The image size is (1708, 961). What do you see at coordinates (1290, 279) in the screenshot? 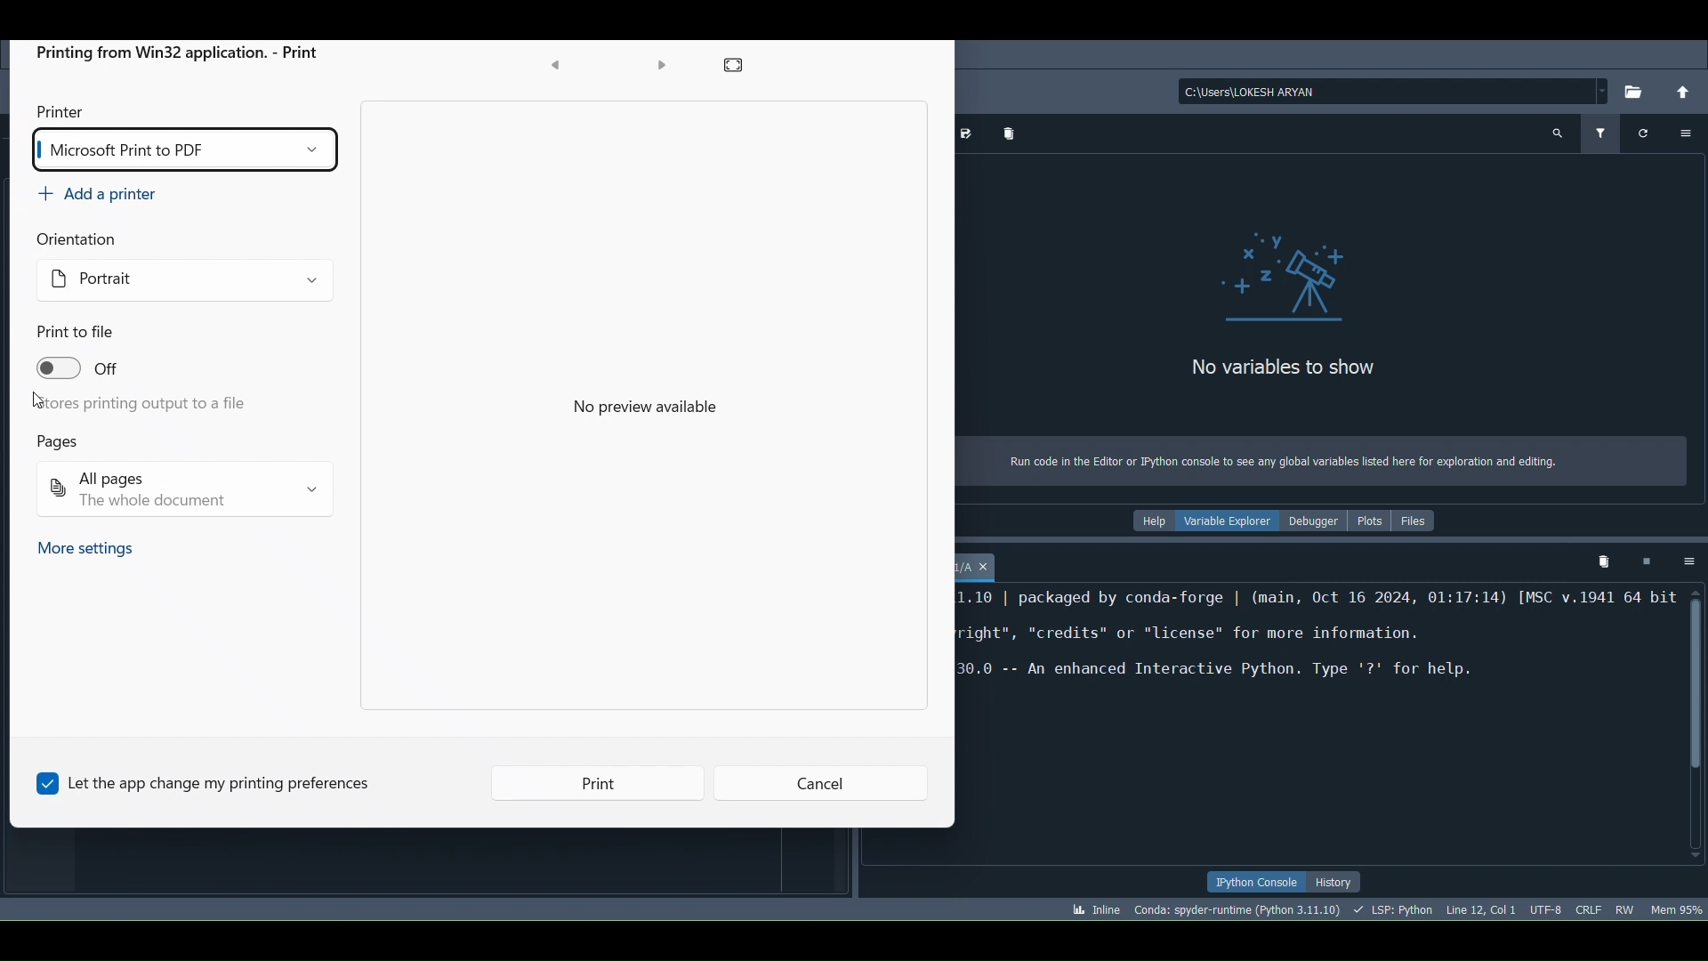
I see `icon` at bounding box center [1290, 279].